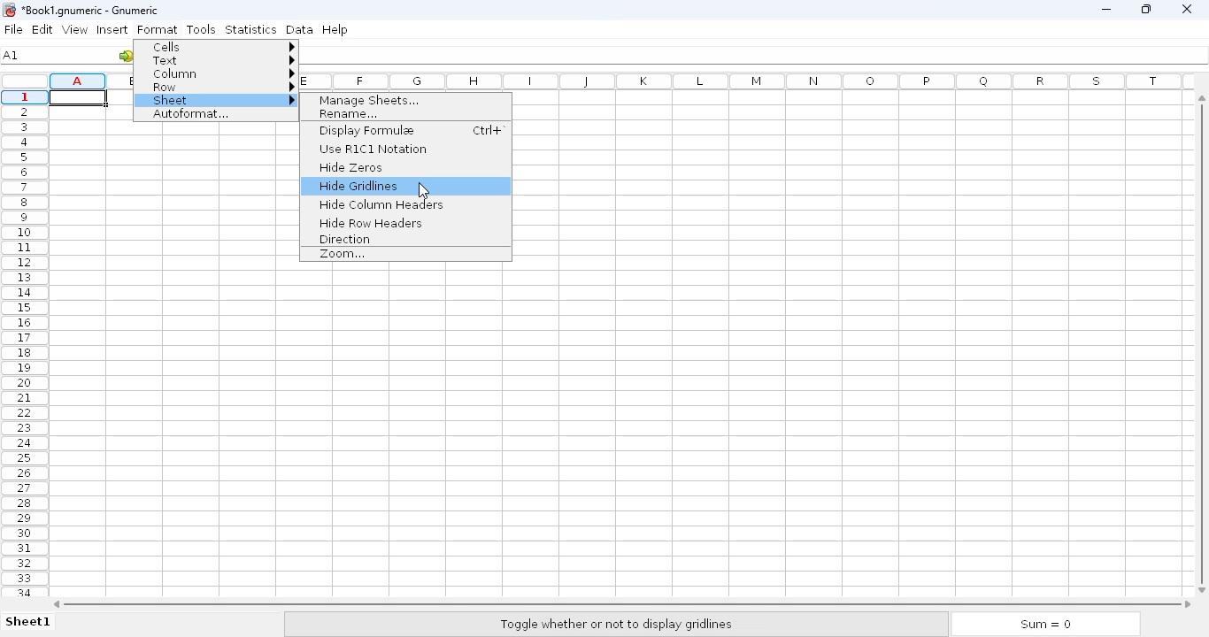  Describe the element at coordinates (219, 60) in the screenshot. I see `text` at that location.